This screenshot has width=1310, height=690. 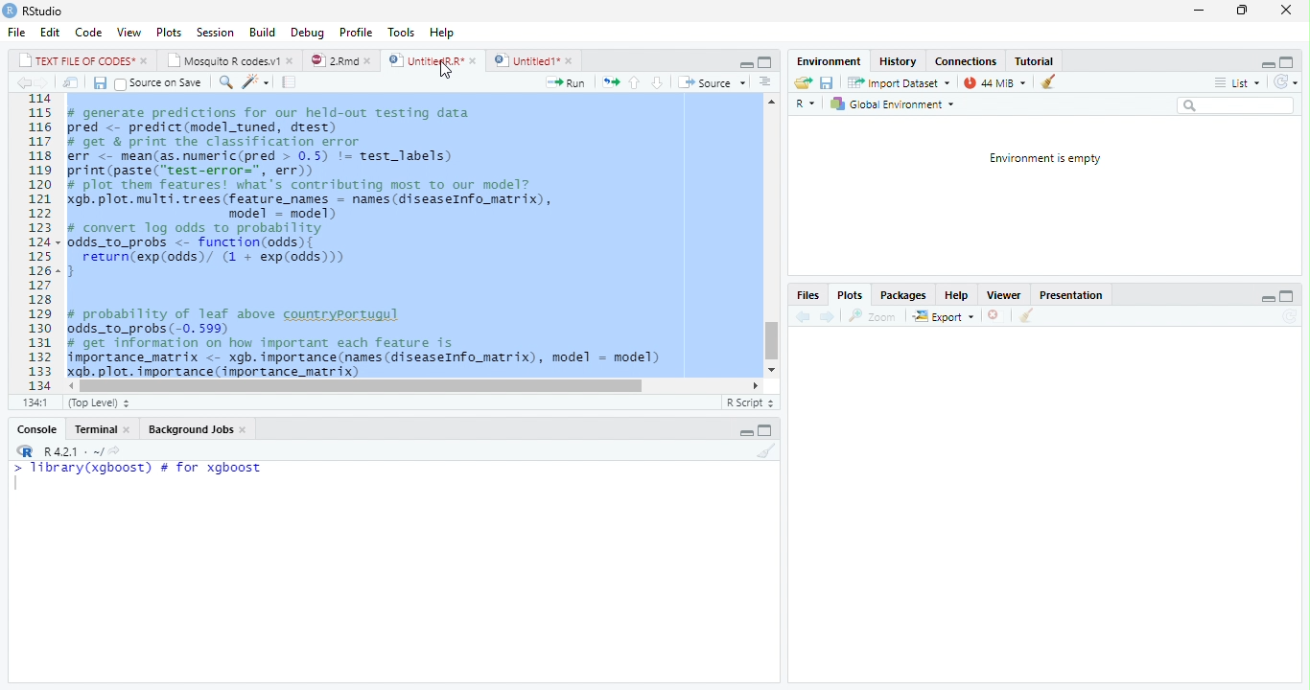 I want to click on Clean, so click(x=1027, y=316).